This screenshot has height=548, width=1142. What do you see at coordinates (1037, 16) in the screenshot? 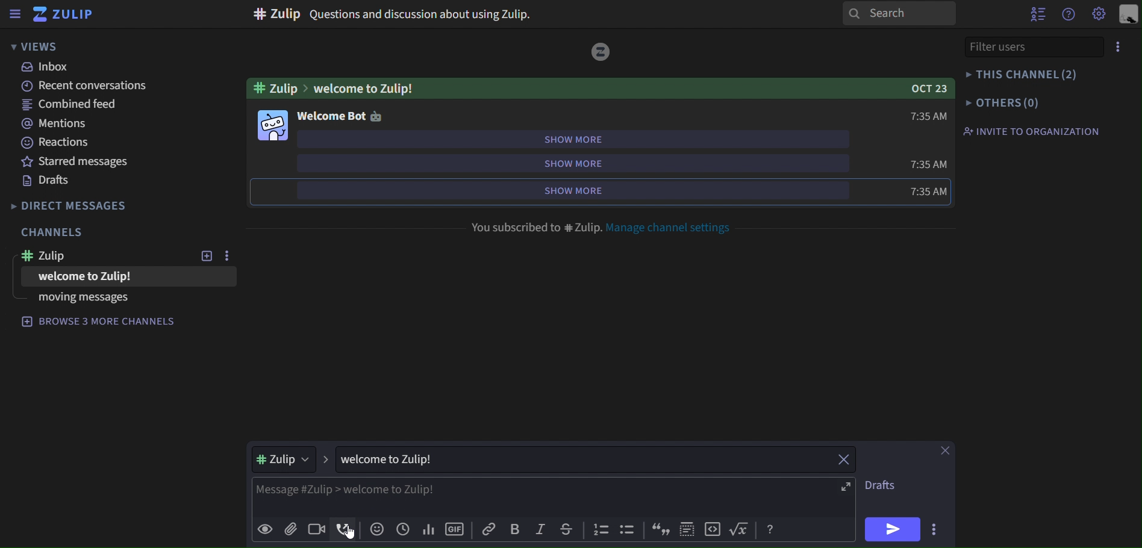
I see `hide user list` at bounding box center [1037, 16].